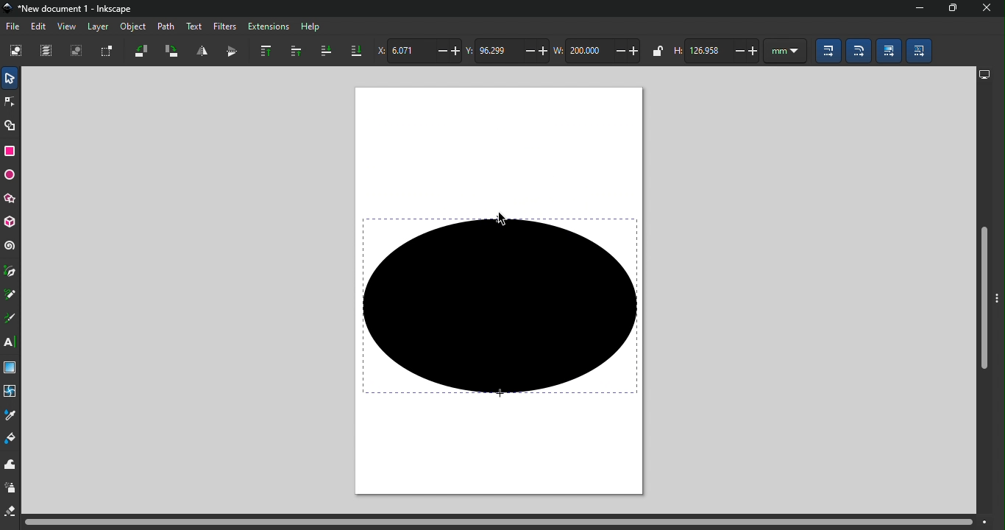 The height and width of the screenshot is (530, 1005). Describe the element at coordinates (77, 52) in the screenshot. I see `Deselect all selected objects` at that location.